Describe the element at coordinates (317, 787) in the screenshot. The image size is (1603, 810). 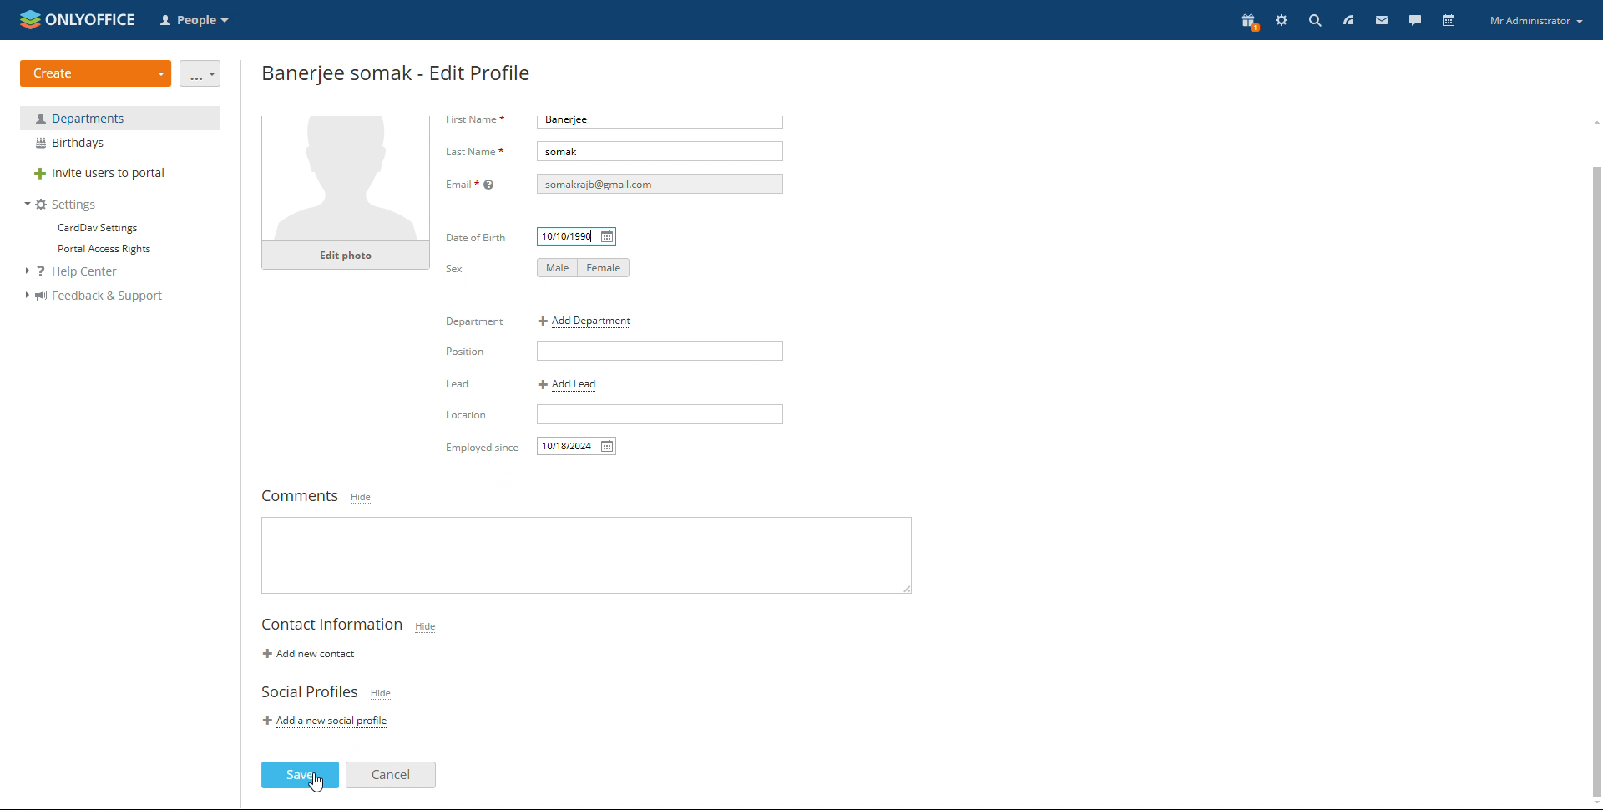
I see `hide` at that location.